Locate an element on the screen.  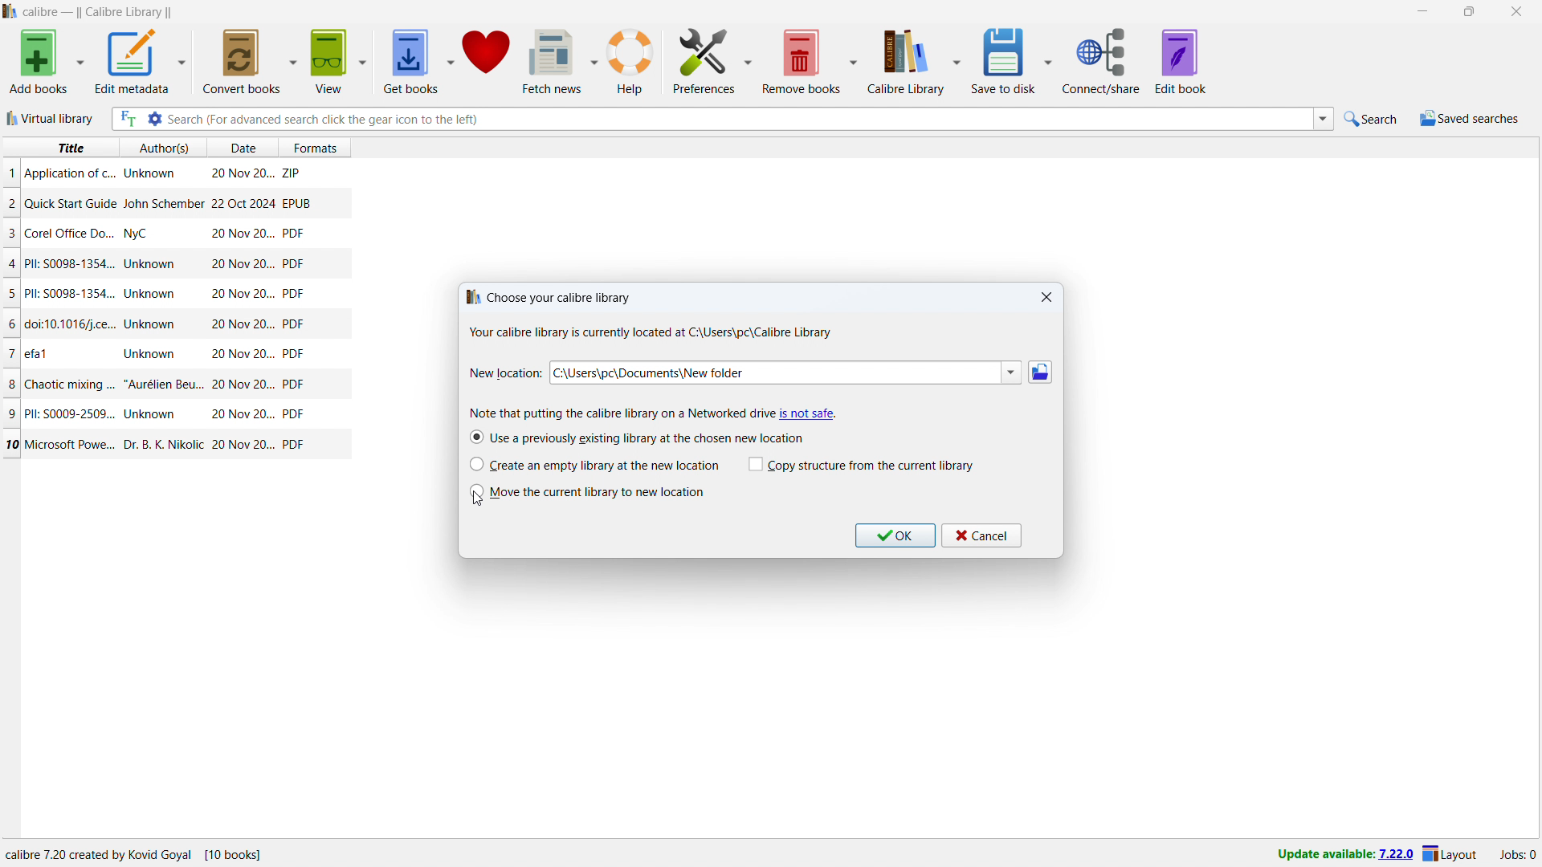
Title is located at coordinates (71, 293).